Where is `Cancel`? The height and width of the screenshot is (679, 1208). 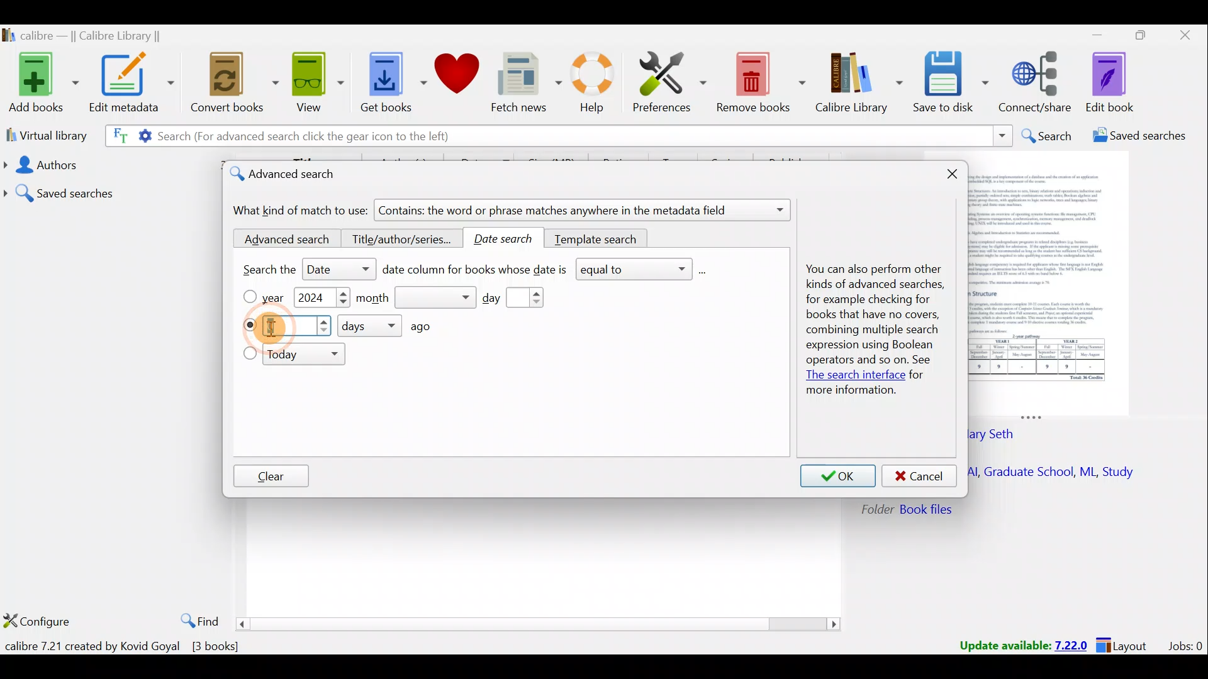 Cancel is located at coordinates (920, 477).